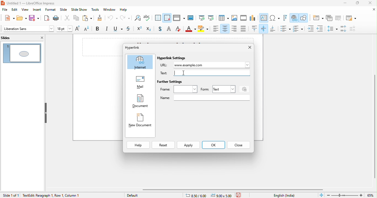  What do you see at coordinates (299, 29) in the screenshot?
I see `toggle ordered list` at bounding box center [299, 29].